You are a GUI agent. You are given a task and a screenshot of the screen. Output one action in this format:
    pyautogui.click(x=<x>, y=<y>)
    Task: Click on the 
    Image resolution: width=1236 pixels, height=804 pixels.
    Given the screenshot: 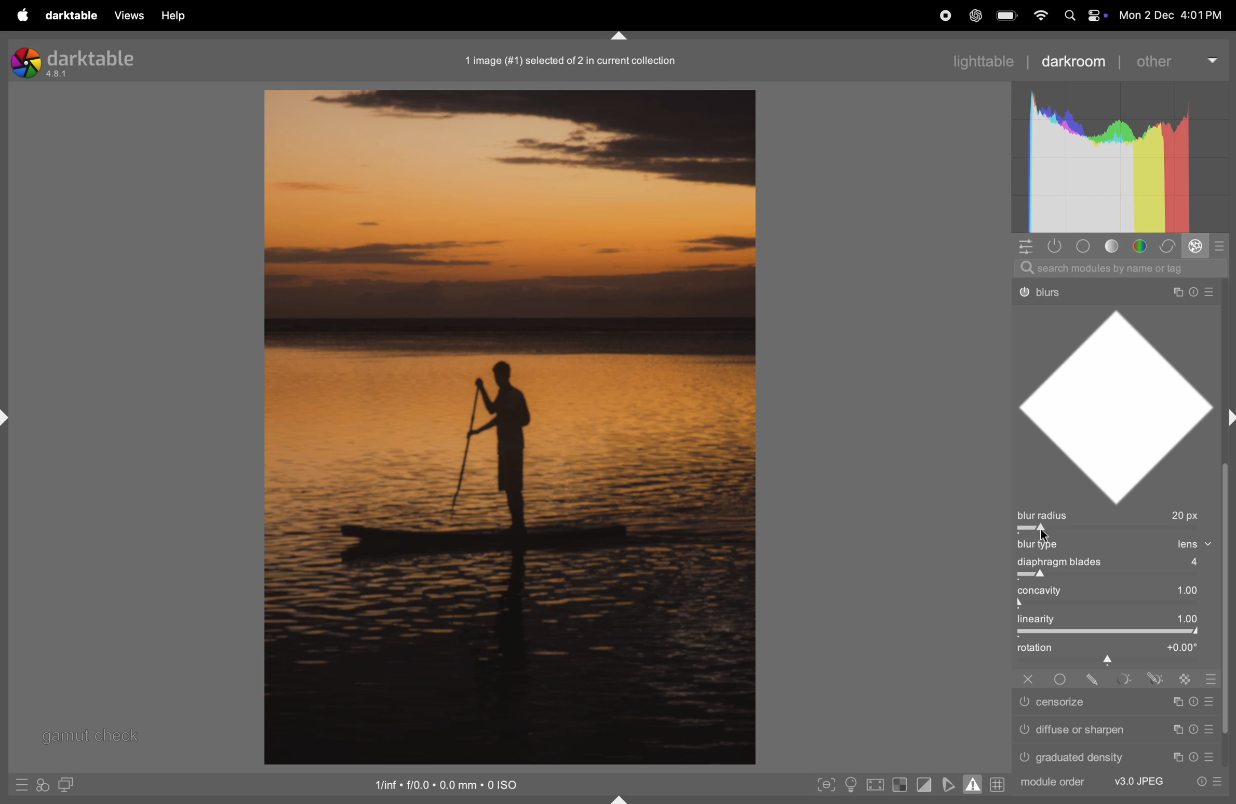 What is the action you would take?
    pyautogui.click(x=1214, y=679)
    